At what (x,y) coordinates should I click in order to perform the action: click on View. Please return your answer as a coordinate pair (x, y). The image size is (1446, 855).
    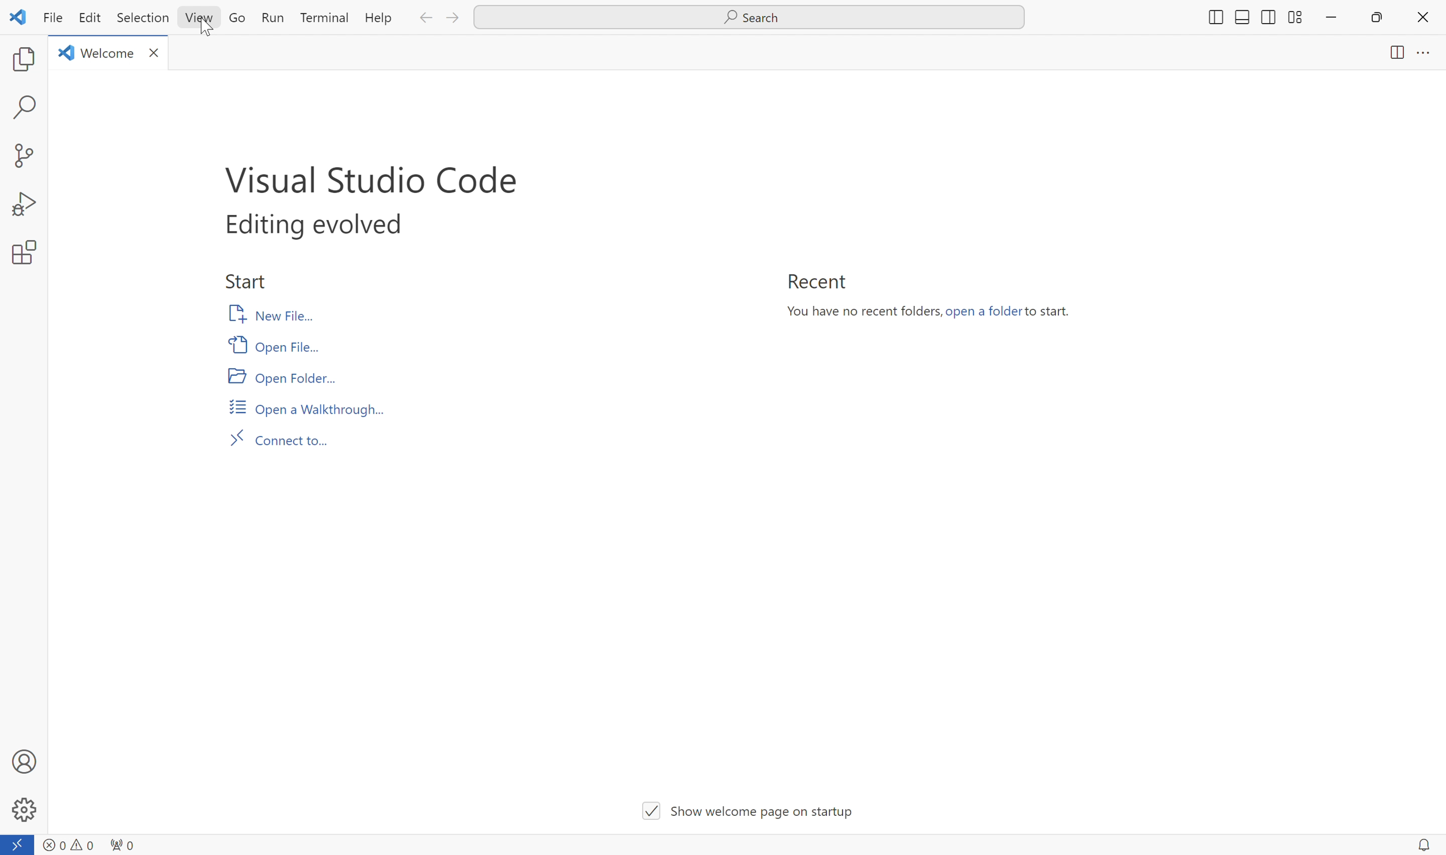
    Looking at the image, I should click on (199, 20).